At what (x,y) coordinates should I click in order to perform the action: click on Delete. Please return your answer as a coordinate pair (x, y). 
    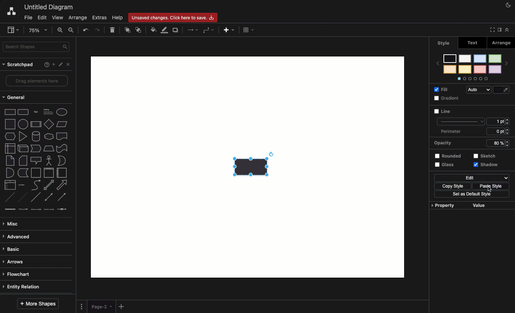
    Looking at the image, I should click on (114, 31).